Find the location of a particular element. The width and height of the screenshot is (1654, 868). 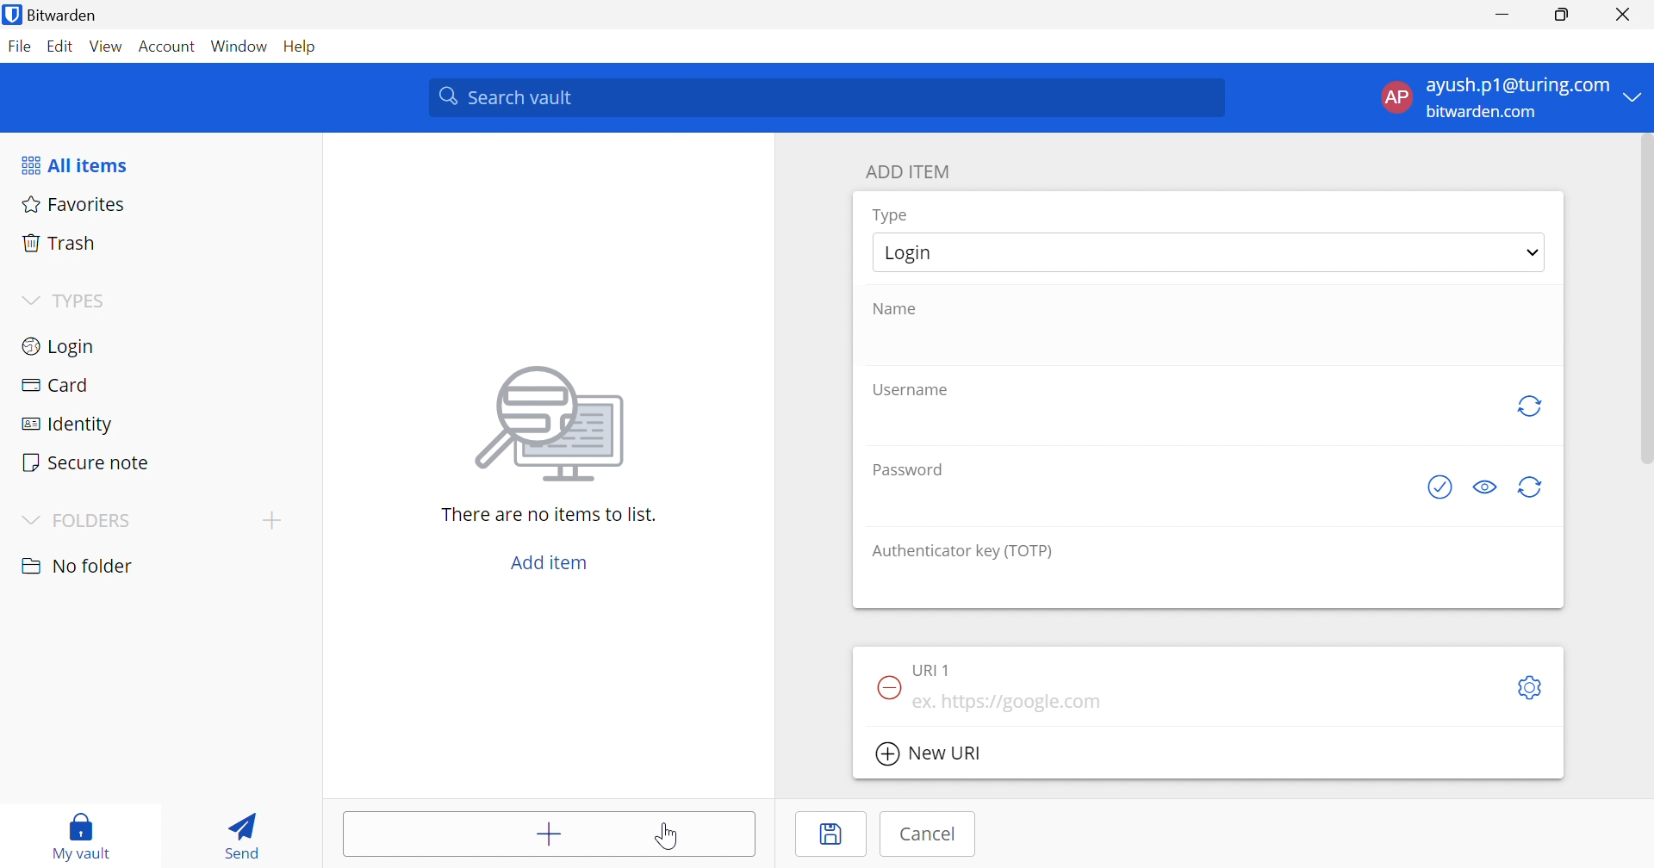

Add item is located at coordinates (544, 561).